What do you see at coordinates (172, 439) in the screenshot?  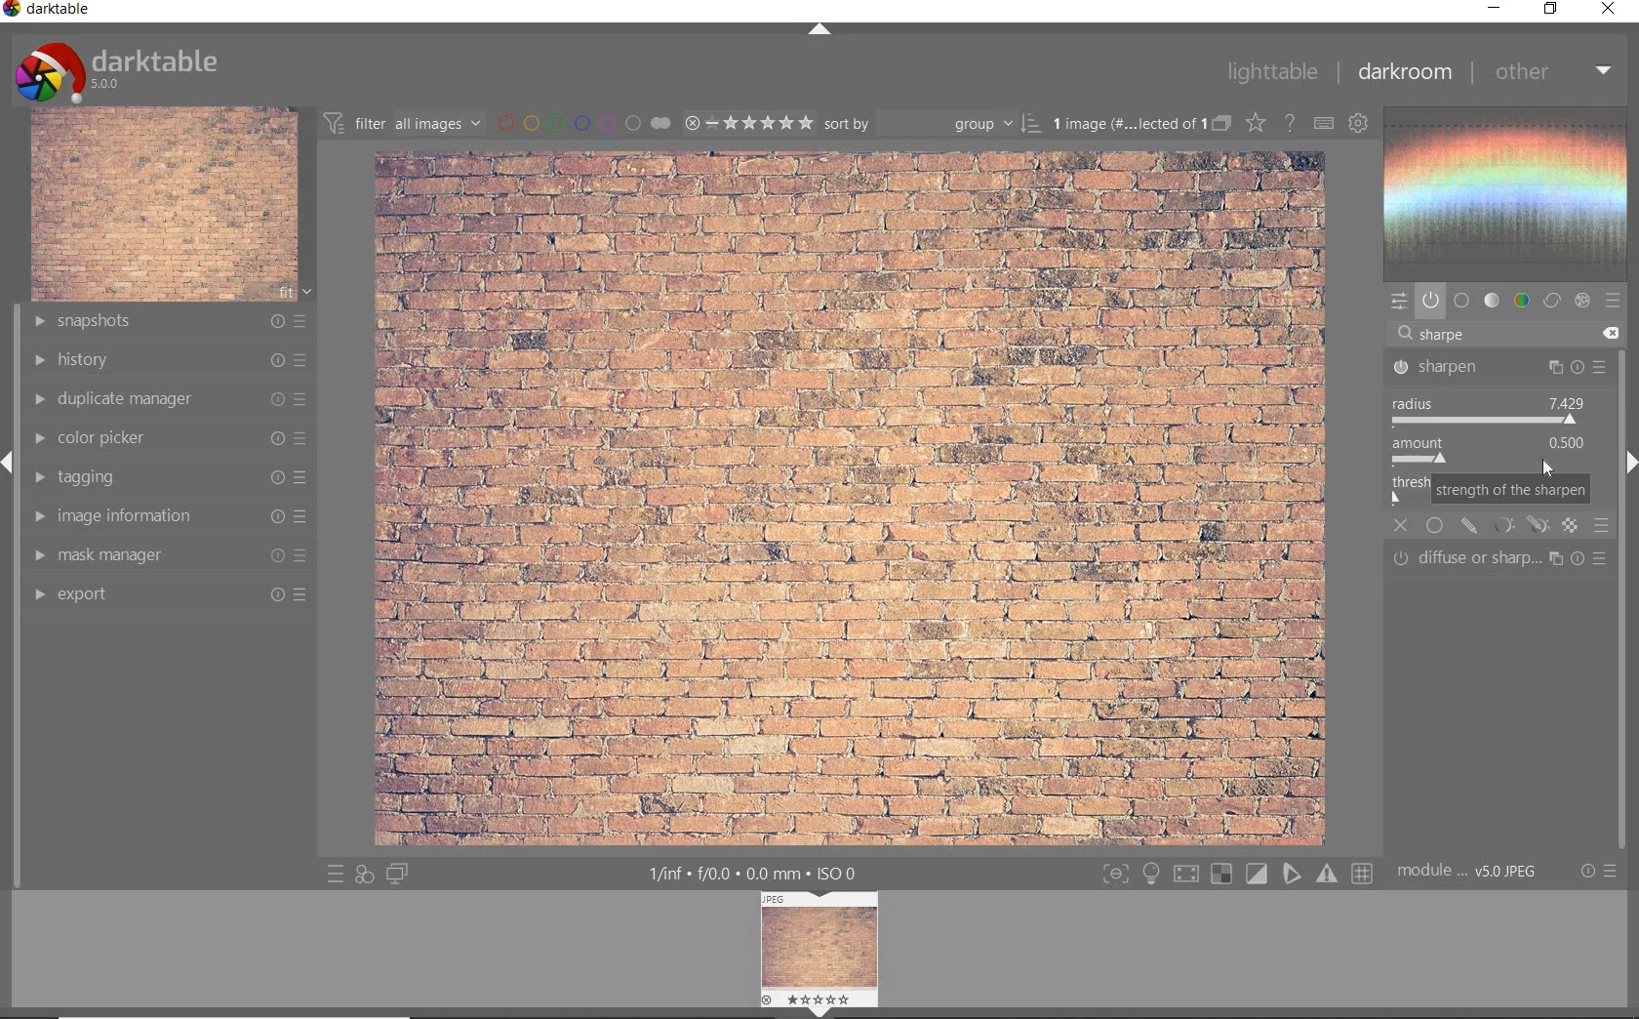 I see `color picker` at bounding box center [172, 439].